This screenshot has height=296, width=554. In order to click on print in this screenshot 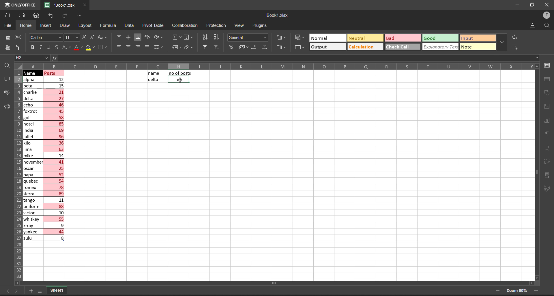, I will do `click(22, 16)`.